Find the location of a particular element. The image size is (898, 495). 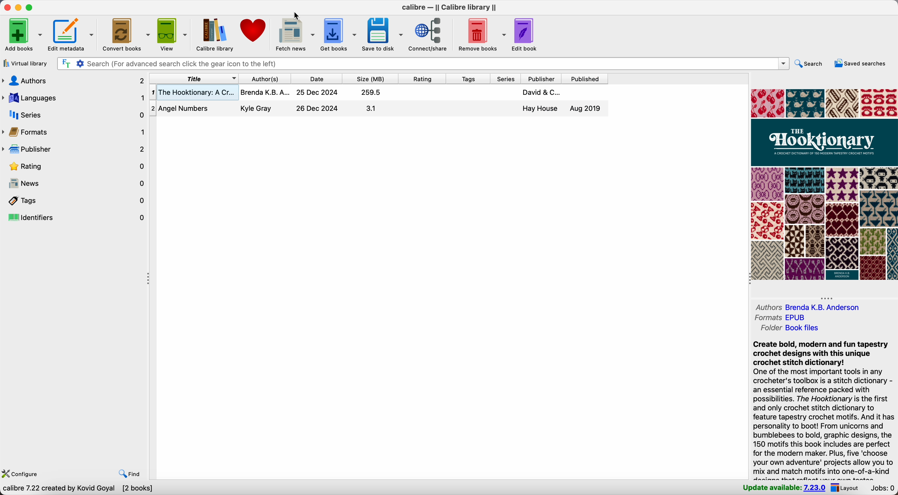

author(s) is located at coordinates (264, 79).